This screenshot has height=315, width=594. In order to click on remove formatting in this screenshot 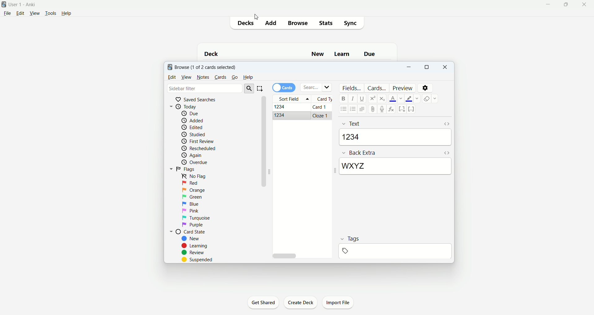, I will do `click(430, 98)`.